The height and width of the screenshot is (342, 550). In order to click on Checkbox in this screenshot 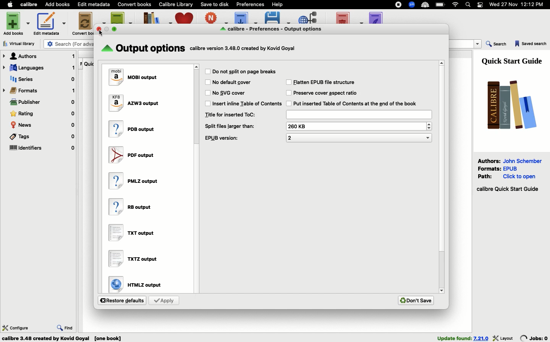, I will do `click(288, 93)`.